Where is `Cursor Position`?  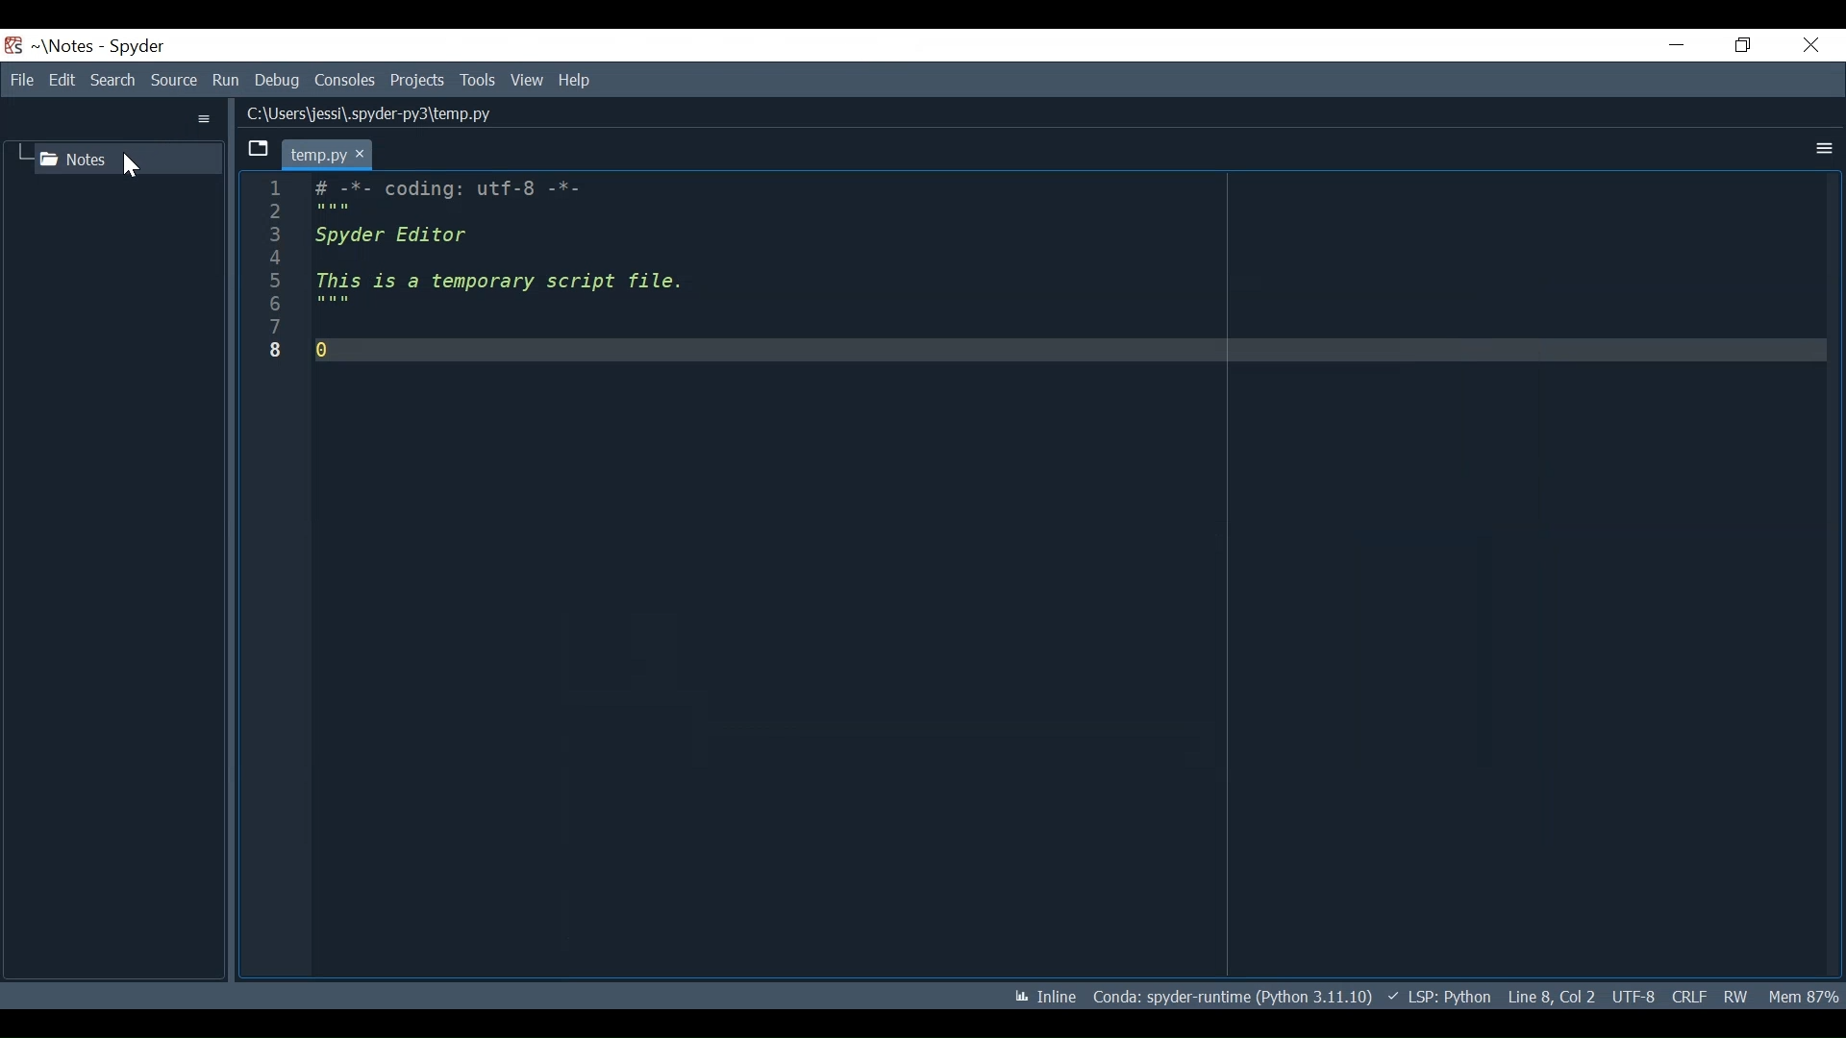
Cursor Position is located at coordinates (1551, 997).